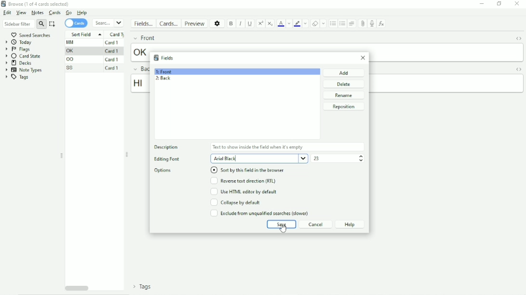 The image size is (526, 295). Describe the element at coordinates (167, 147) in the screenshot. I see `Description` at that location.